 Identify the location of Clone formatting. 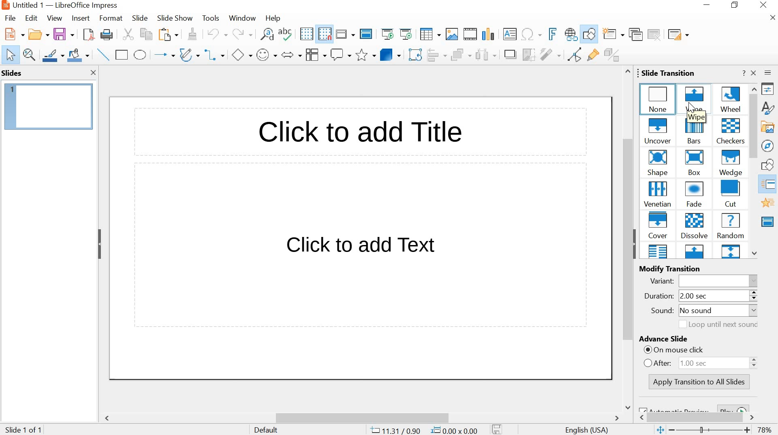
(192, 34).